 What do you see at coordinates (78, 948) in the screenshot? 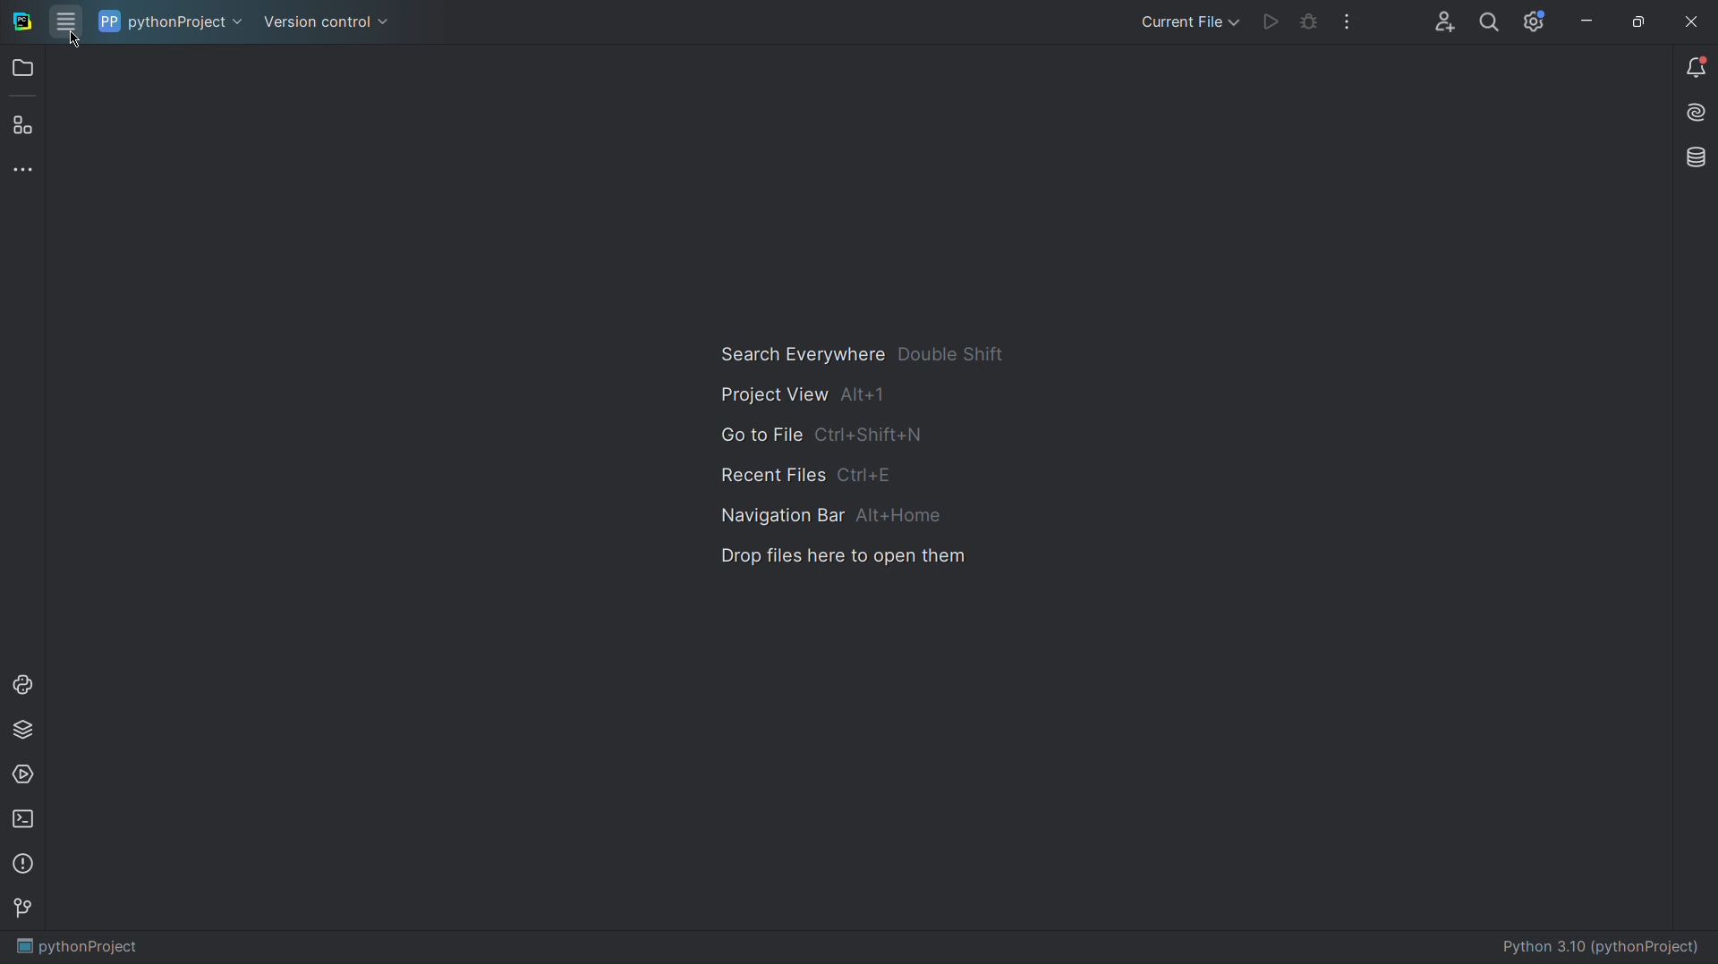
I see `pythonProject` at bounding box center [78, 948].